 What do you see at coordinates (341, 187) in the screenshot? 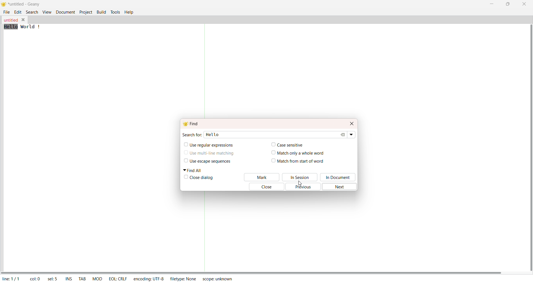
I see `Next` at bounding box center [341, 187].